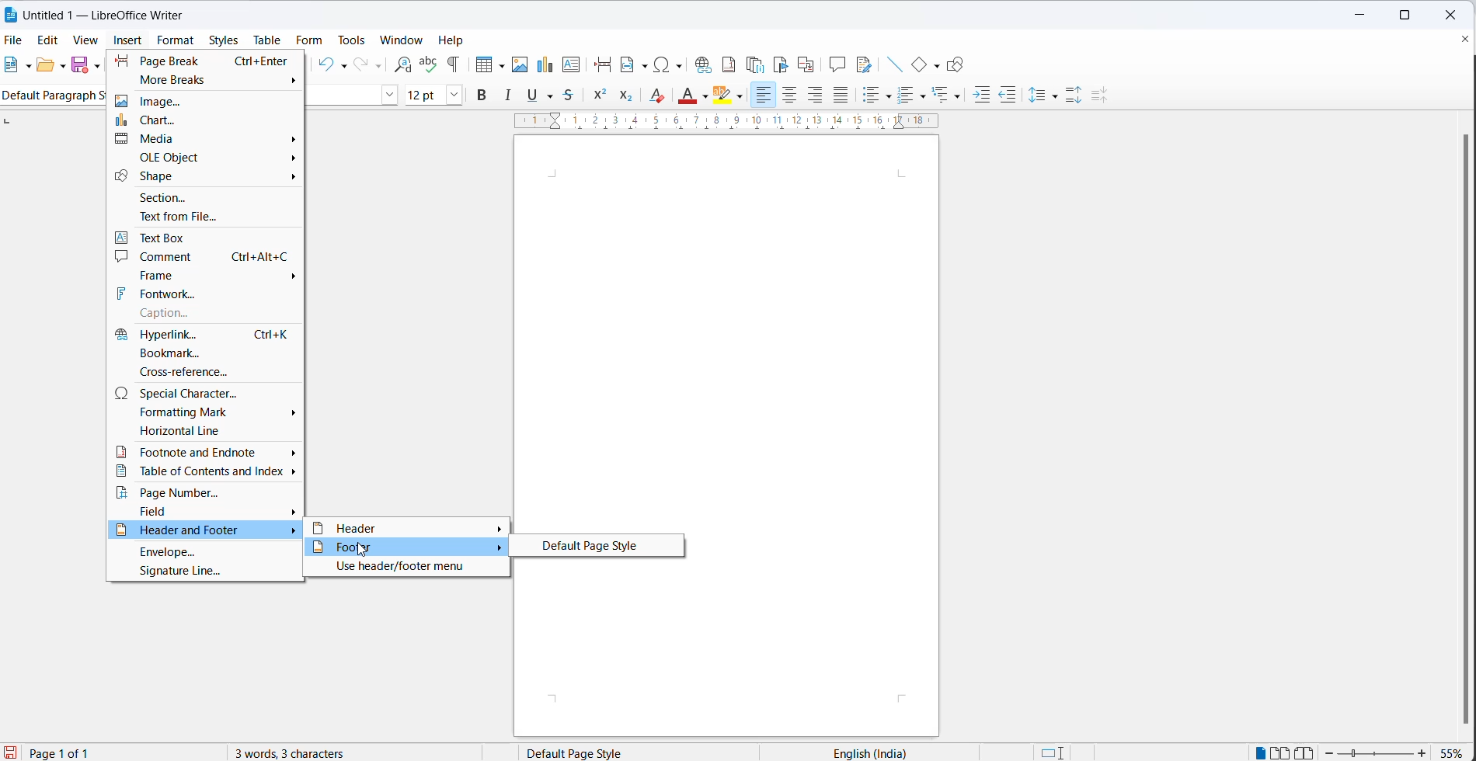 The image size is (1476, 761). What do you see at coordinates (131, 39) in the screenshot?
I see `insert` at bounding box center [131, 39].